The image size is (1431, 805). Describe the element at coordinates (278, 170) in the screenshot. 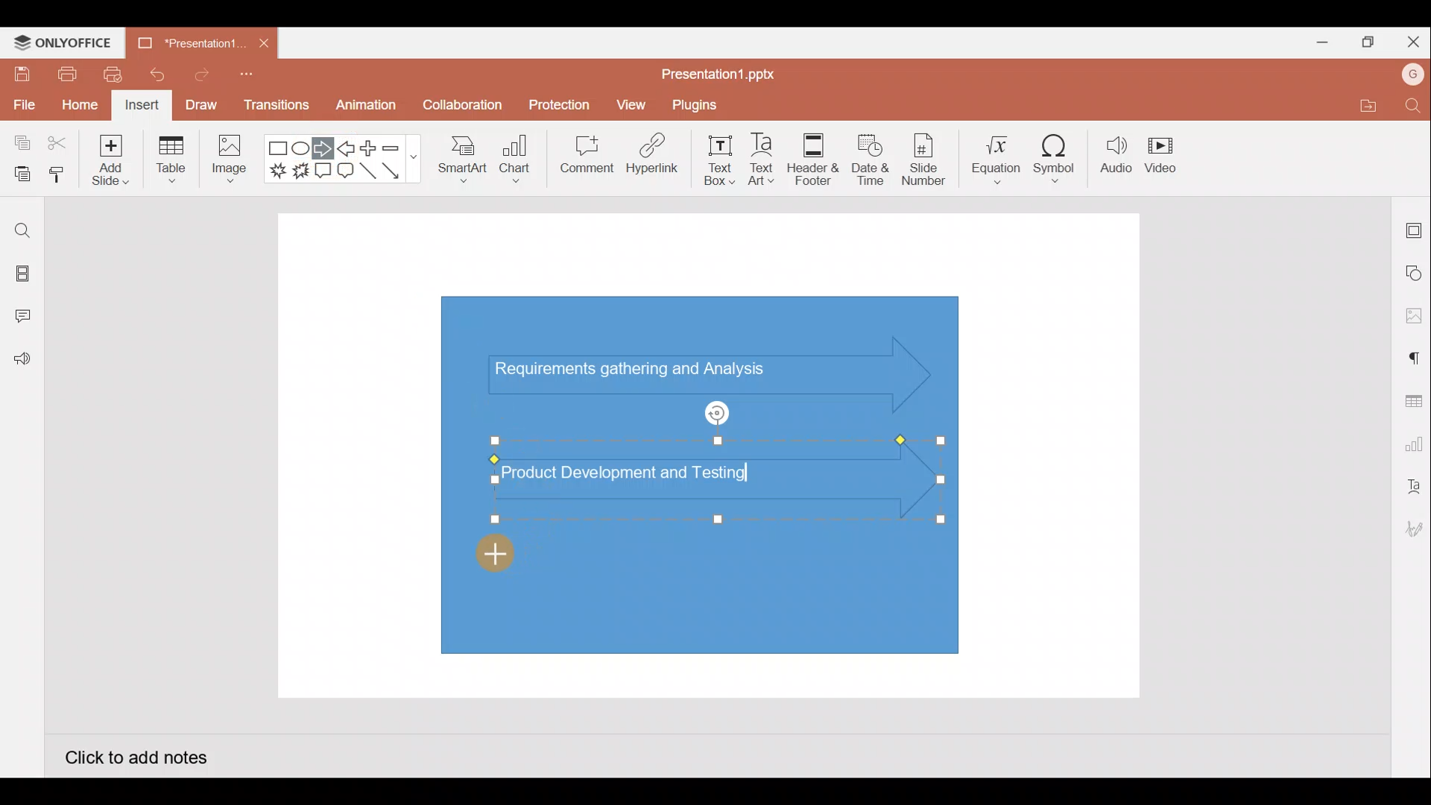

I see `Explosion 1` at that location.